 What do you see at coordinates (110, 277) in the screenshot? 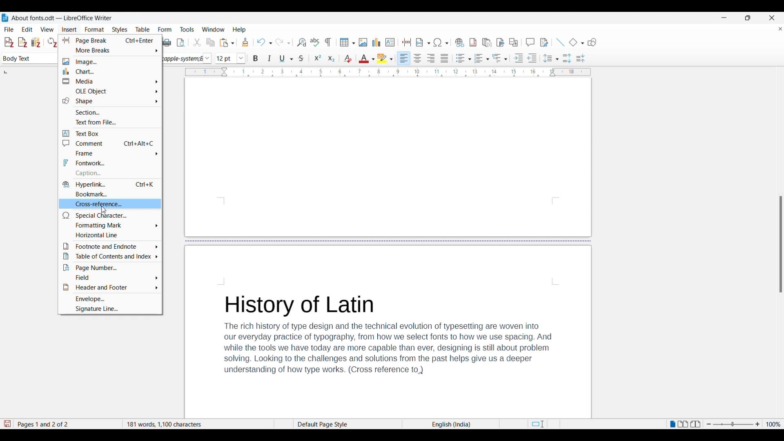
I see `Field options` at bounding box center [110, 277].